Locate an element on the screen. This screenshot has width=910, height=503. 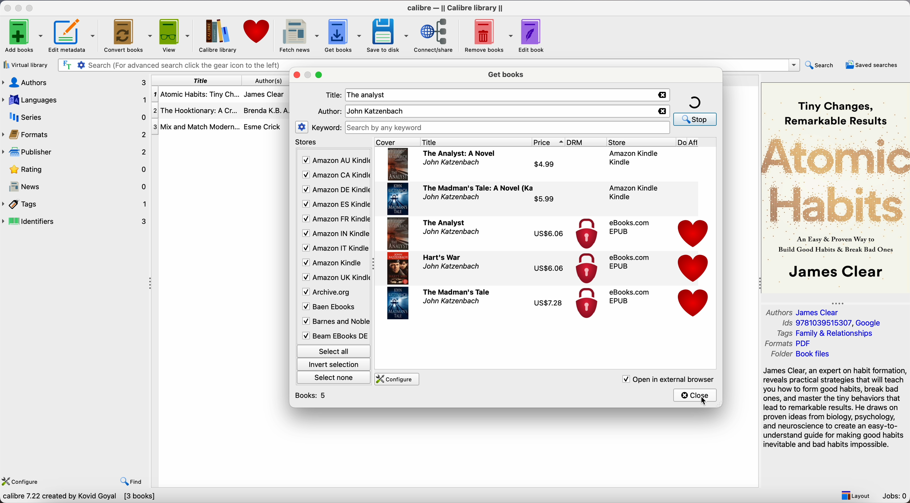
$5.99 is located at coordinates (545, 198).